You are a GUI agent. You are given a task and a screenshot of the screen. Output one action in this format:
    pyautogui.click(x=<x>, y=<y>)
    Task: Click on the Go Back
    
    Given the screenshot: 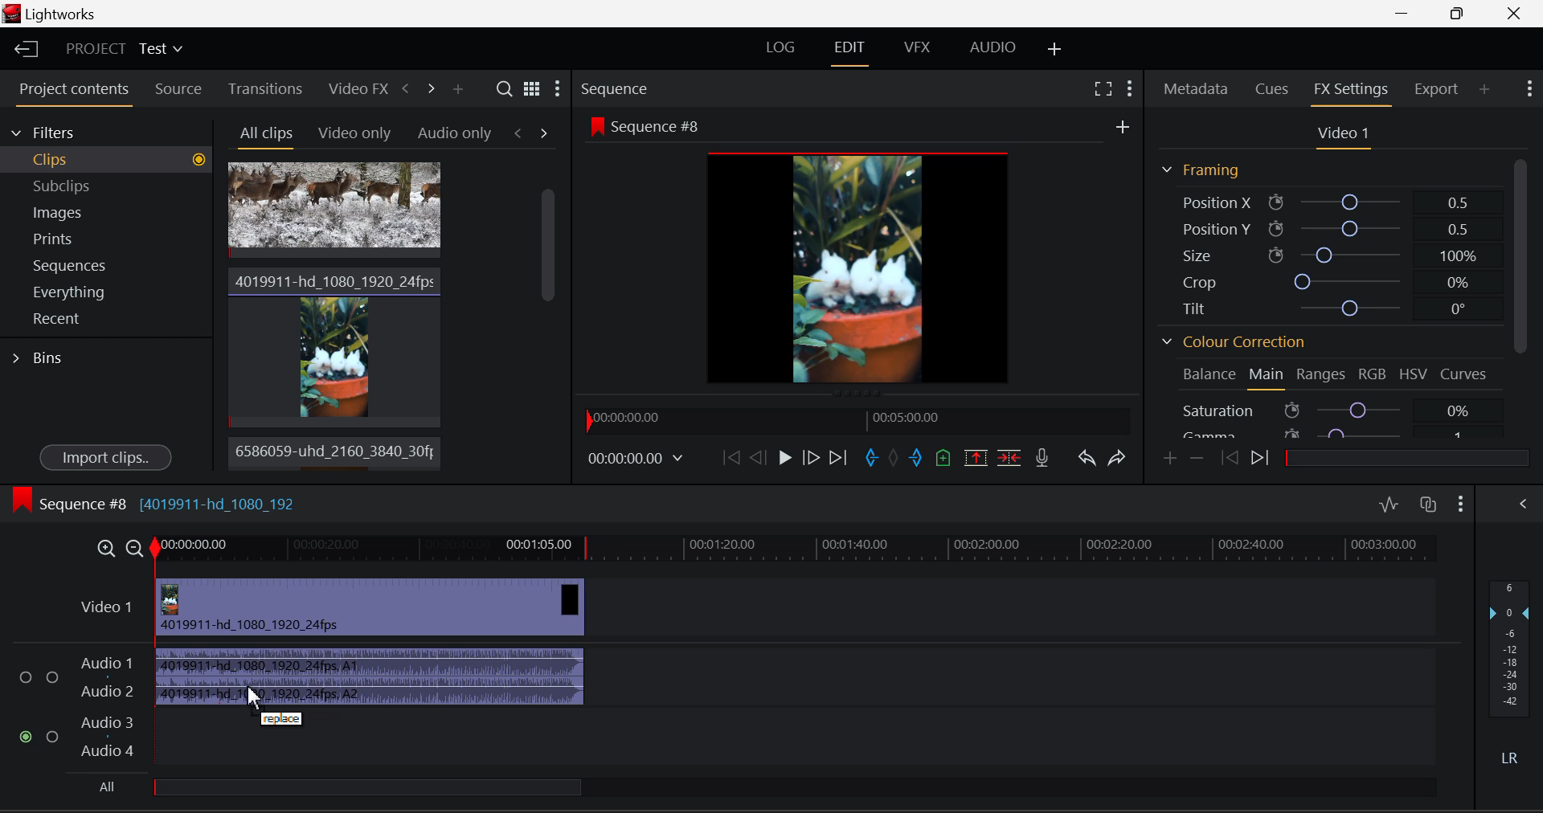 What is the action you would take?
    pyautogui.click(x=757, y=456)
    